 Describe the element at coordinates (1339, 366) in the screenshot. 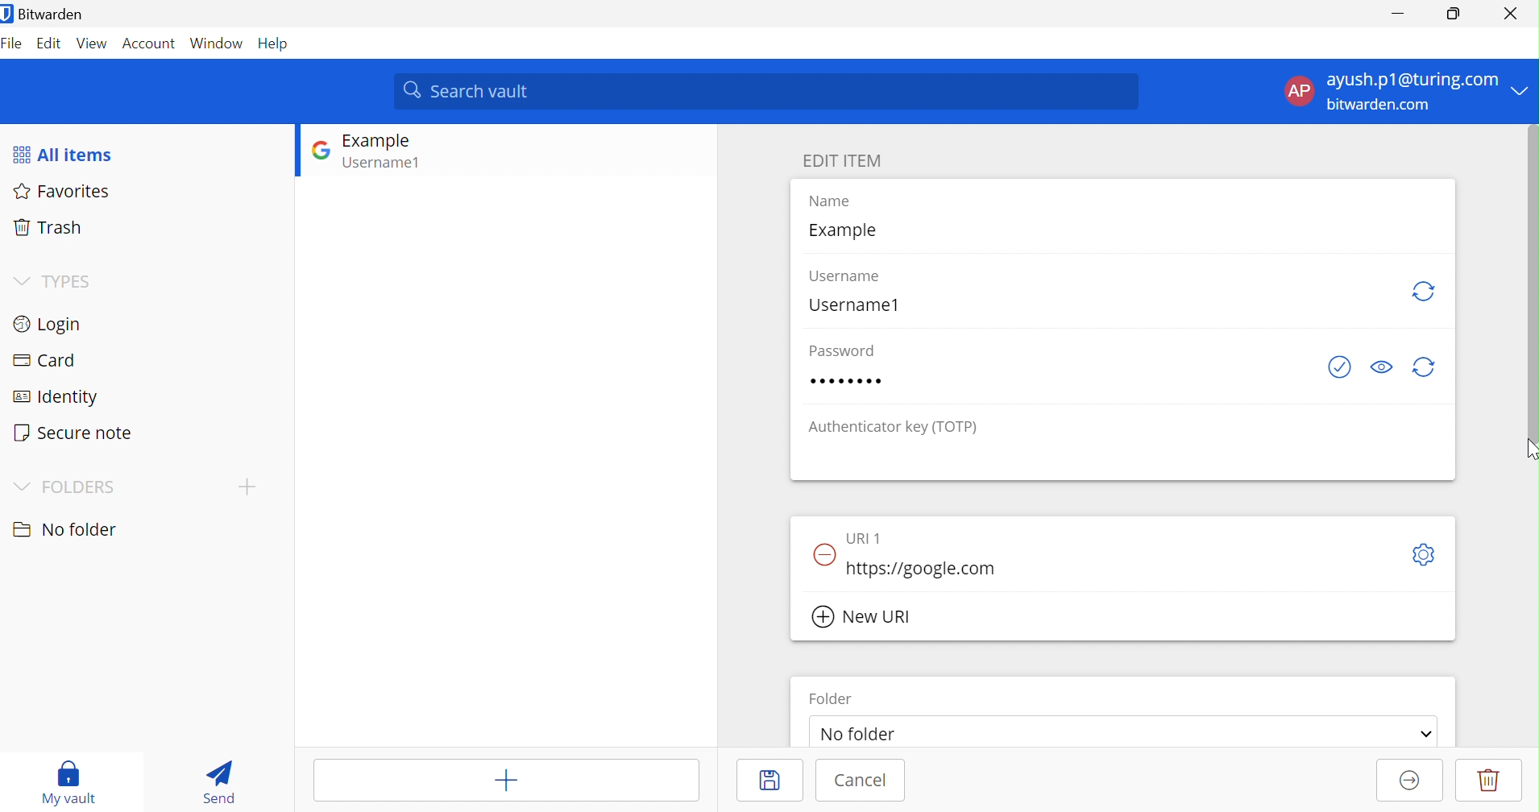

I see `Check if password has been exposed` at that location.